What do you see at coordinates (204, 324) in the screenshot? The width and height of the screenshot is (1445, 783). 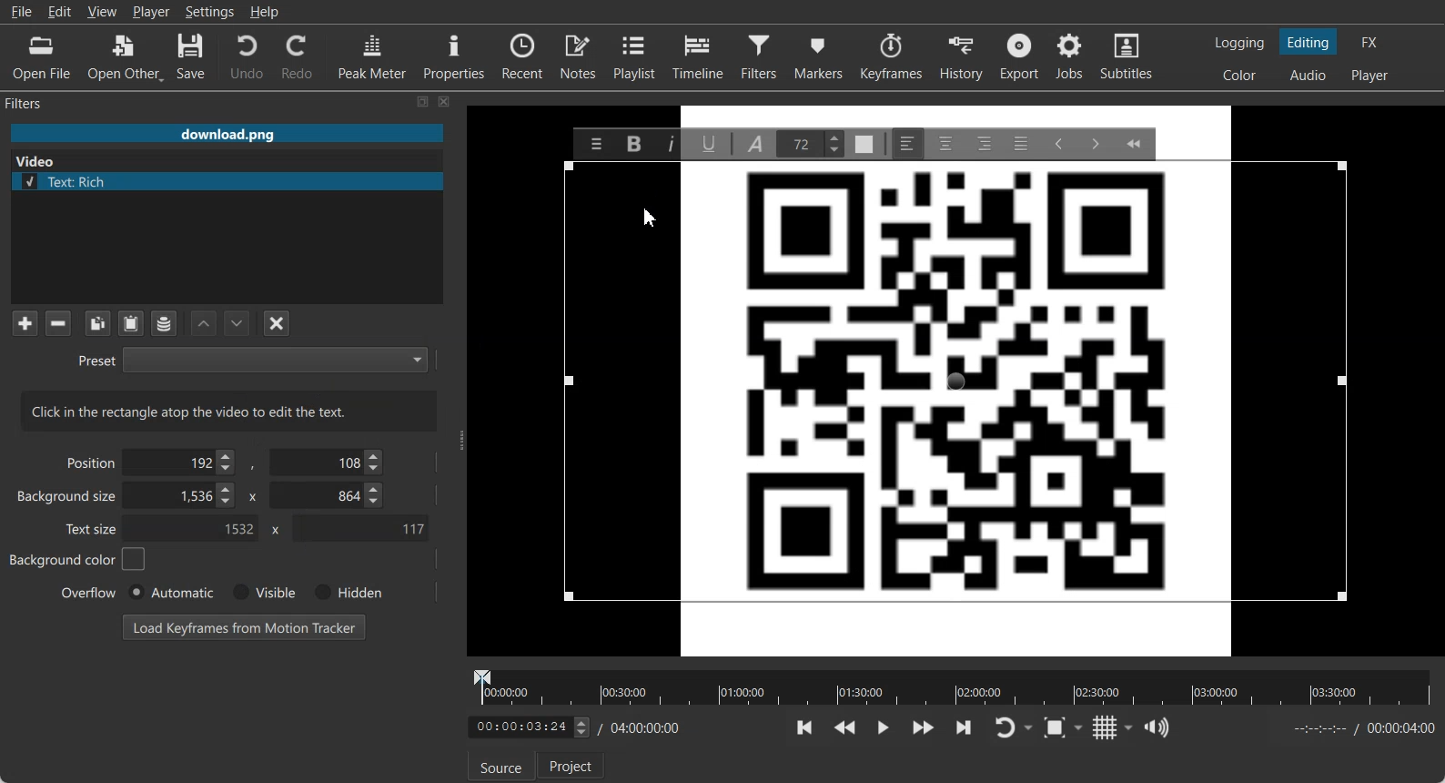 I see `Move Filter up` at bounding box center [204, 324].